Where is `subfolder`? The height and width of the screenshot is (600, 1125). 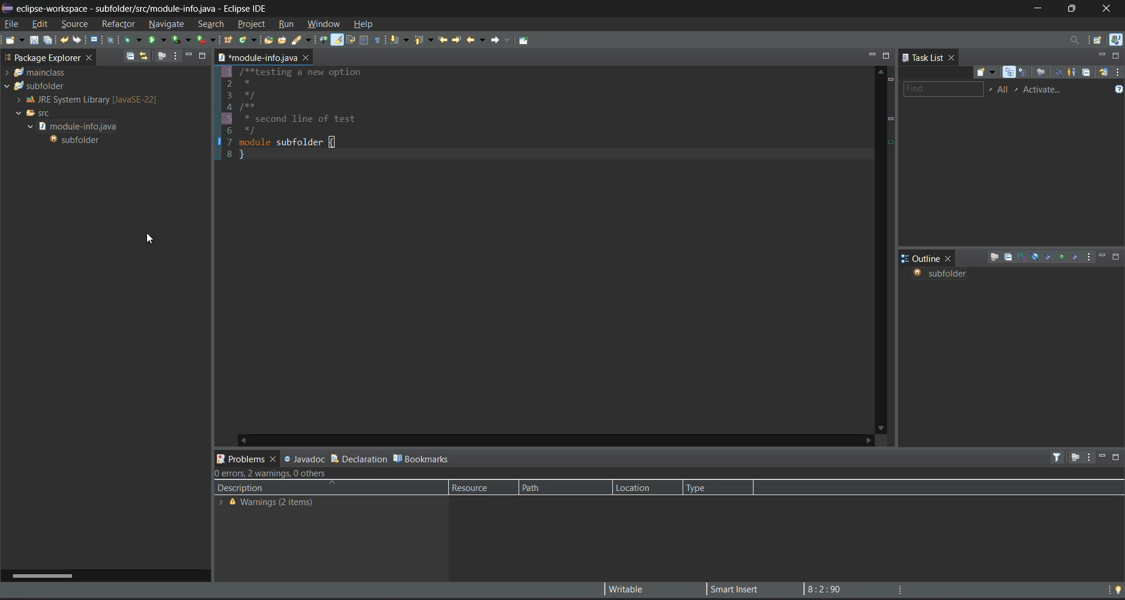
subfolder is located at coordinates (35, 87).